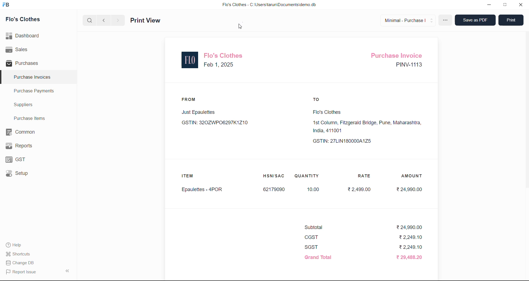 This screenshot has height=281, width=529. Describe the element at coordinates (307, 177) in the screenshot. I see `QUANTITY` at that location.